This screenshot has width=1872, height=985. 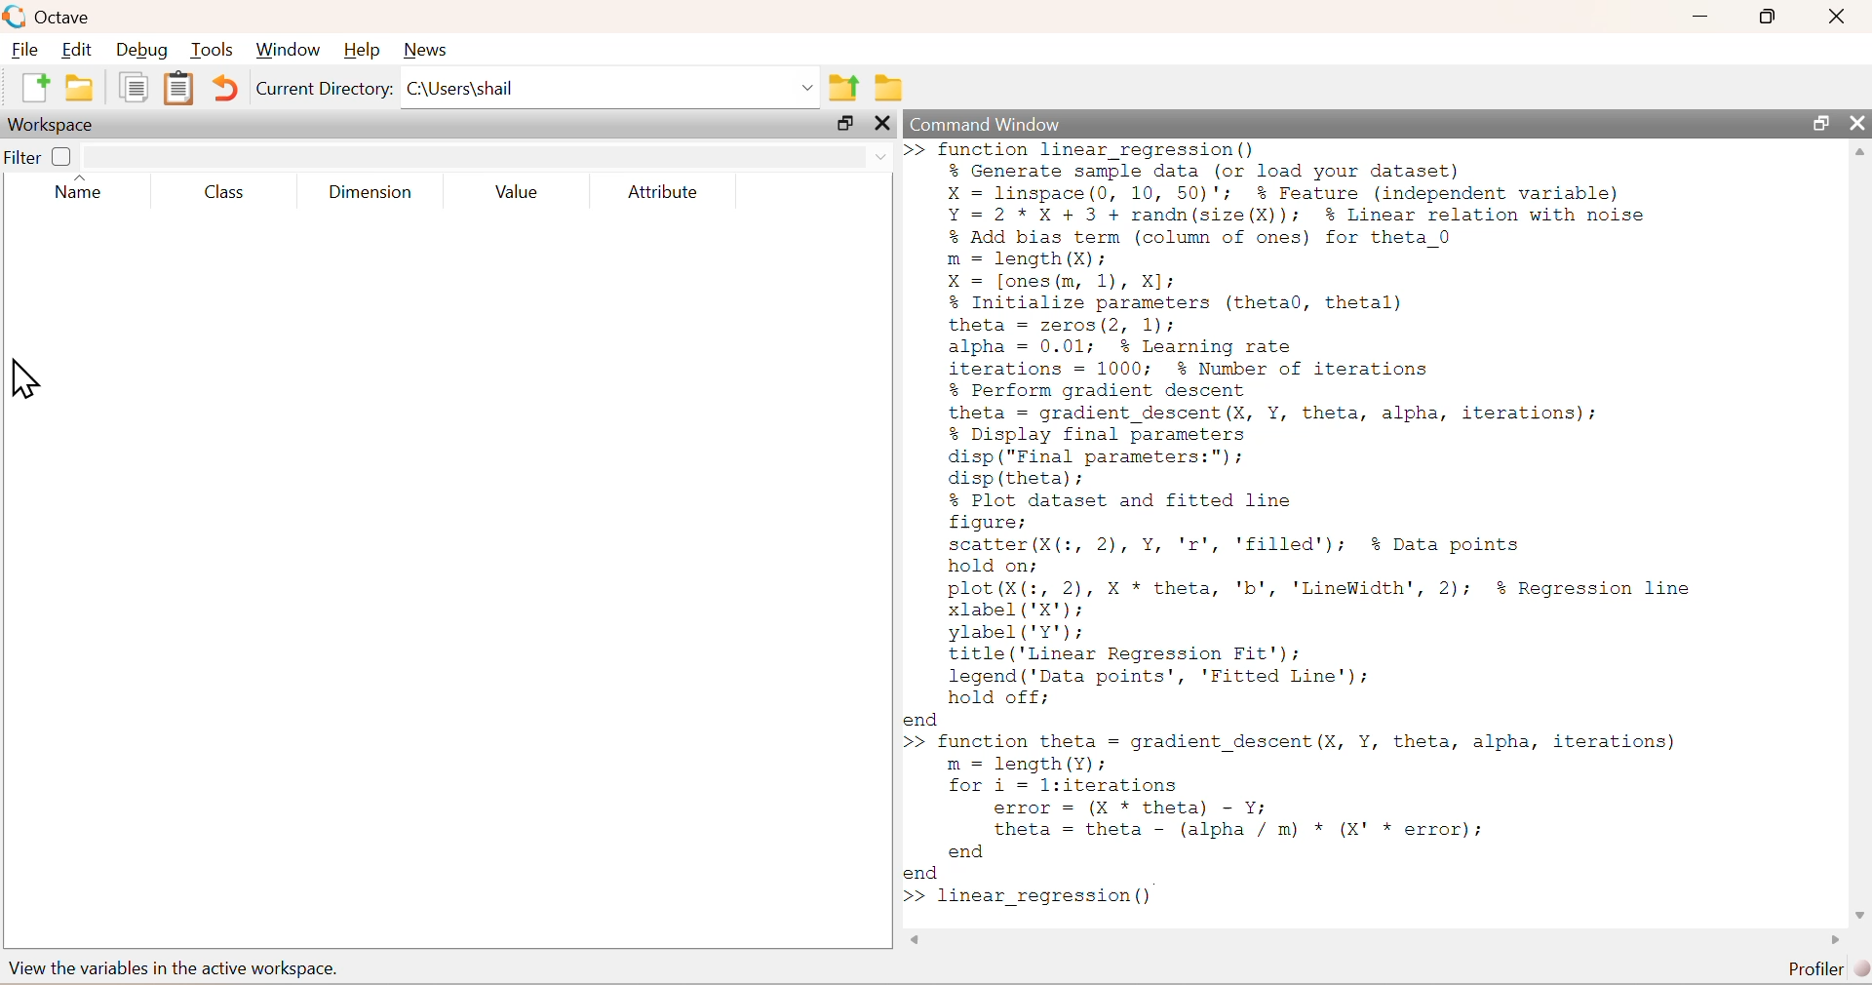 I want to click on close, so click(x=881, y=123).